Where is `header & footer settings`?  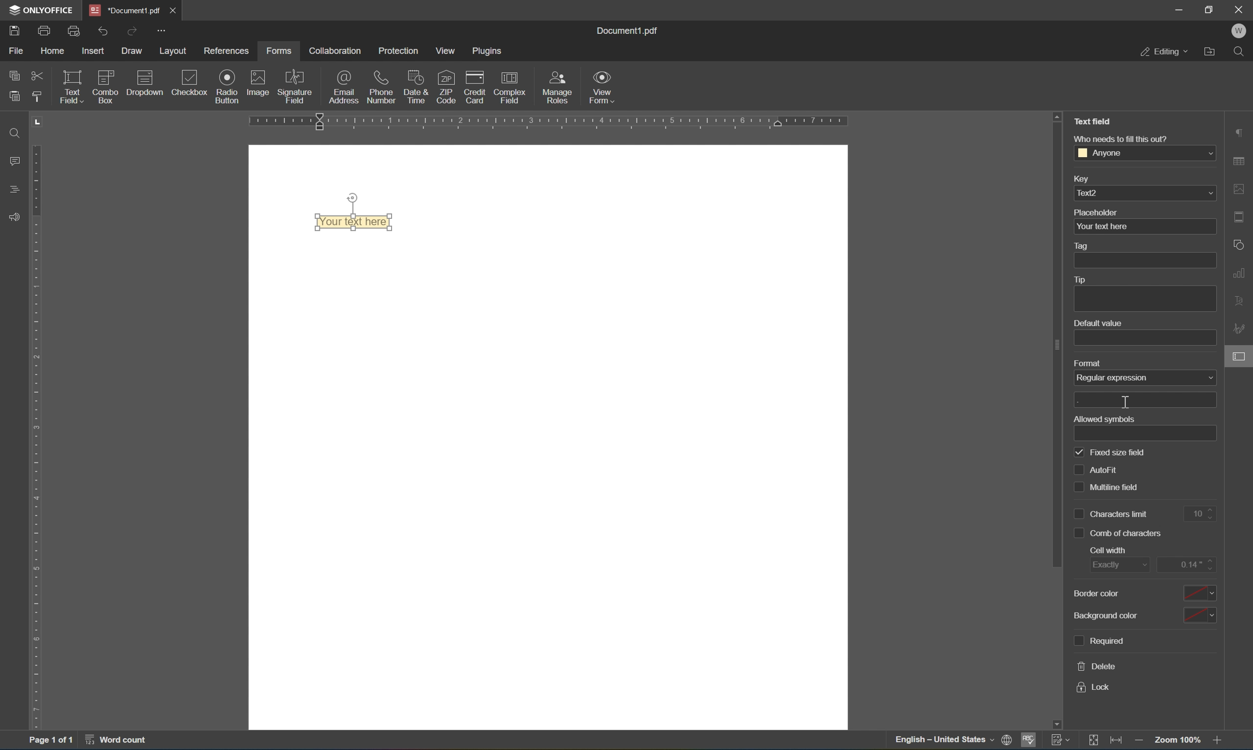
header & footer settings is located at coordinates (1240, 218).